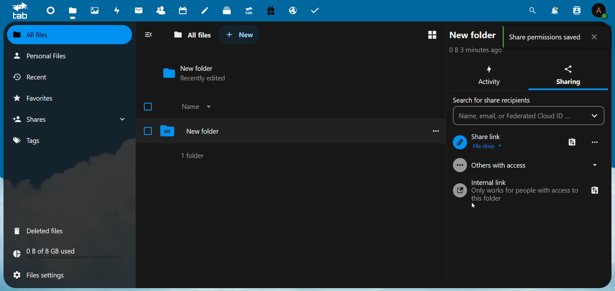 Image resolution: width=615 pixels, height=291 pixels. Describe the element at coordinates (502, 166) in the screenshot. I see `Others with access` at that location.